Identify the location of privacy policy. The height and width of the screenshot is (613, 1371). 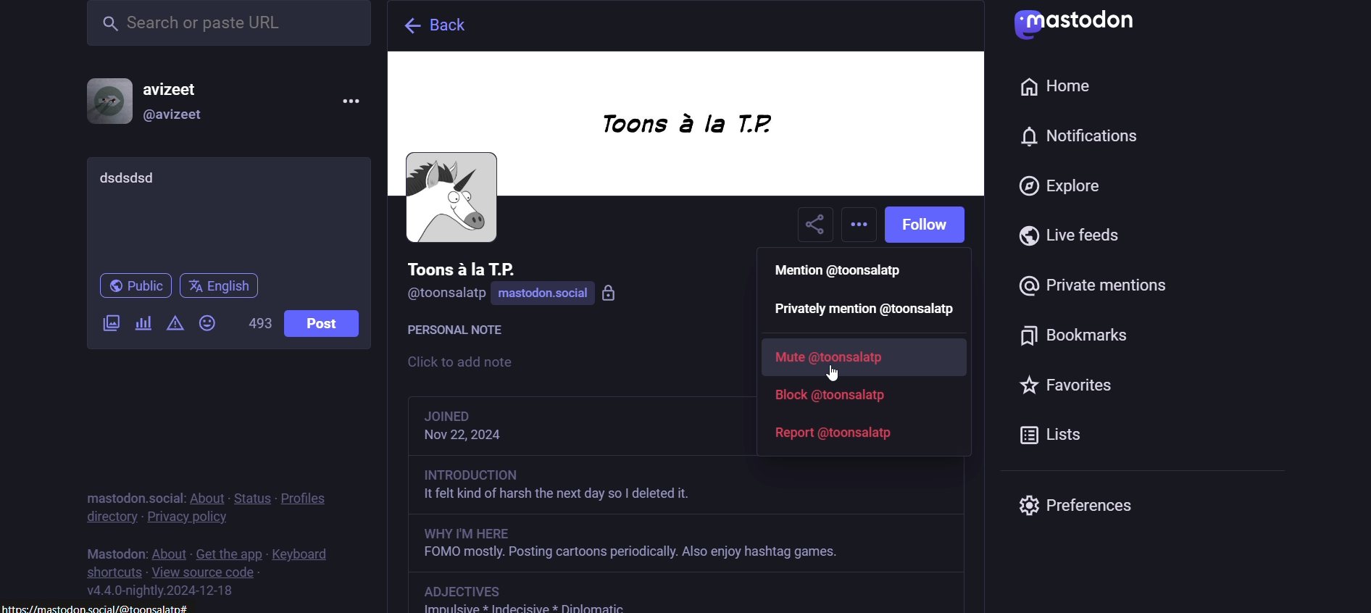
(199, 517).